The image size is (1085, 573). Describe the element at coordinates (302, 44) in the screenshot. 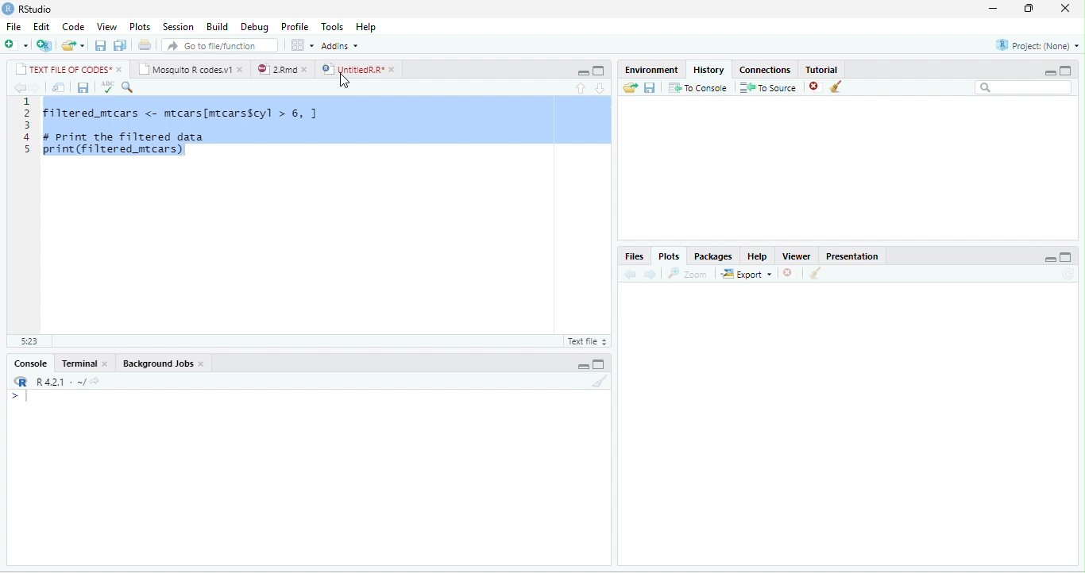

I see `options` at that location.